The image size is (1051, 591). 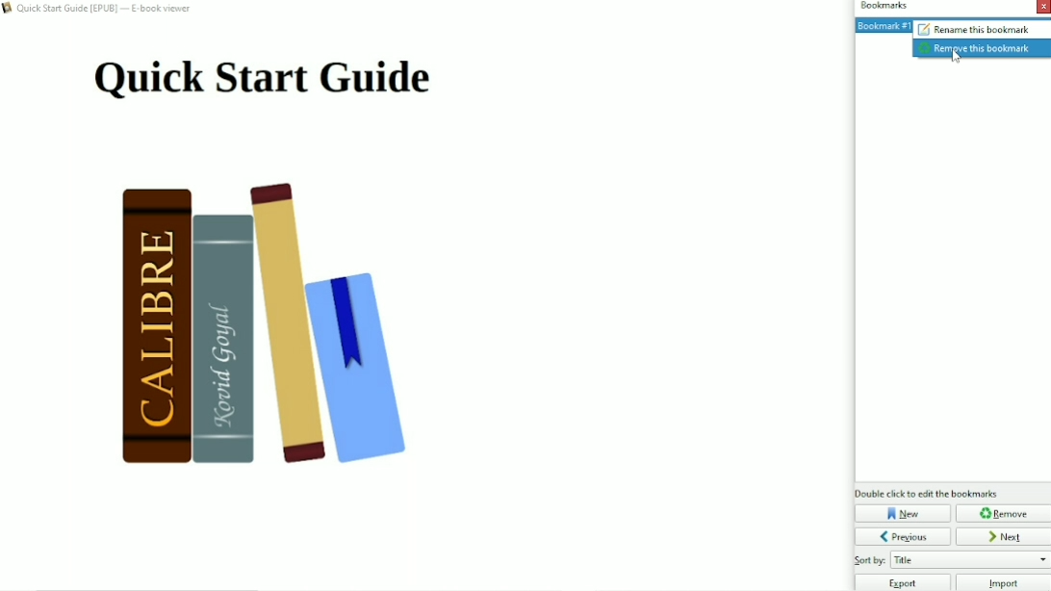 What do you see at coordinates (970, 560) in the screenshot?
I see `Sort by` at bounding box center [970, 560].